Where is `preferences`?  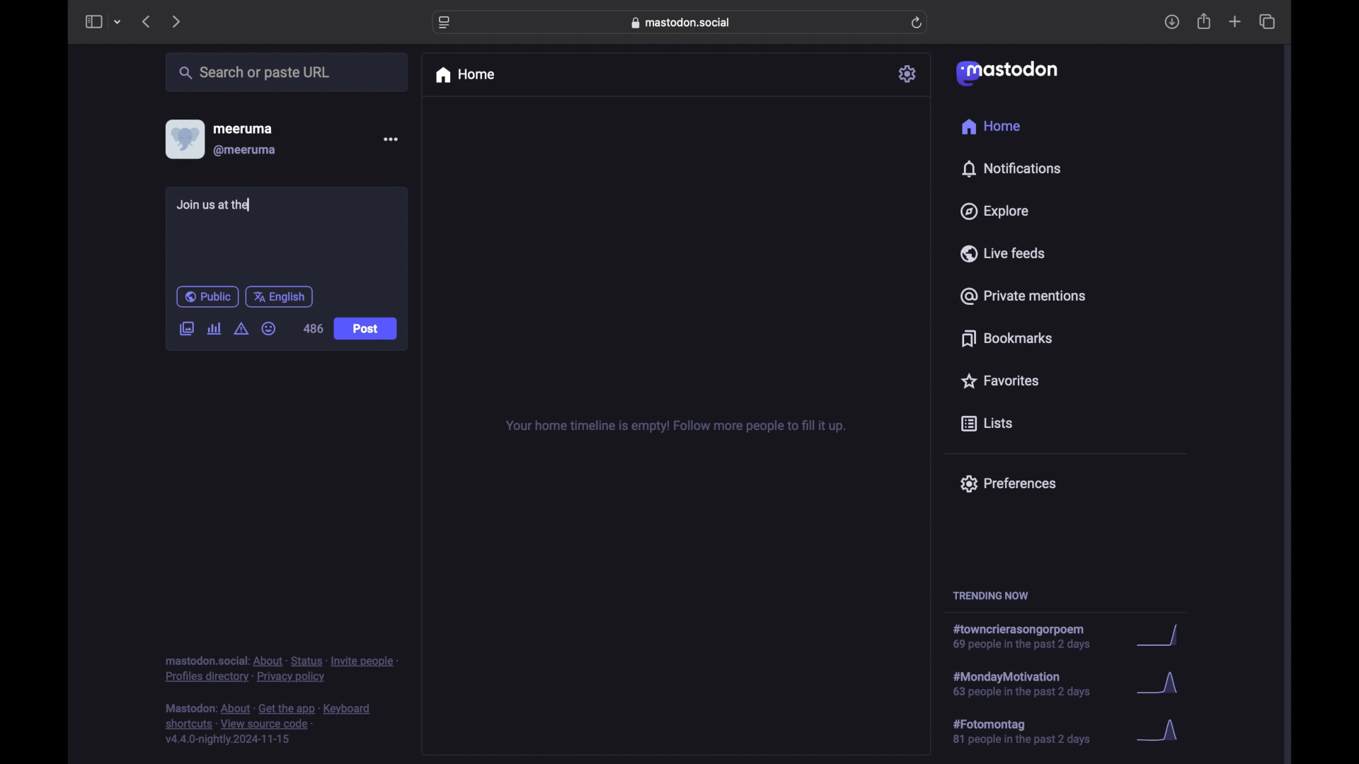 preferences is located at coordinates (1007, 482).